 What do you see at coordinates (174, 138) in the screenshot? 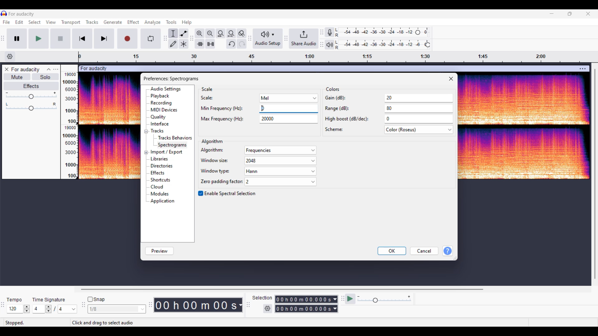
I see `tracks behaviors` at bounding box center [174, 138].